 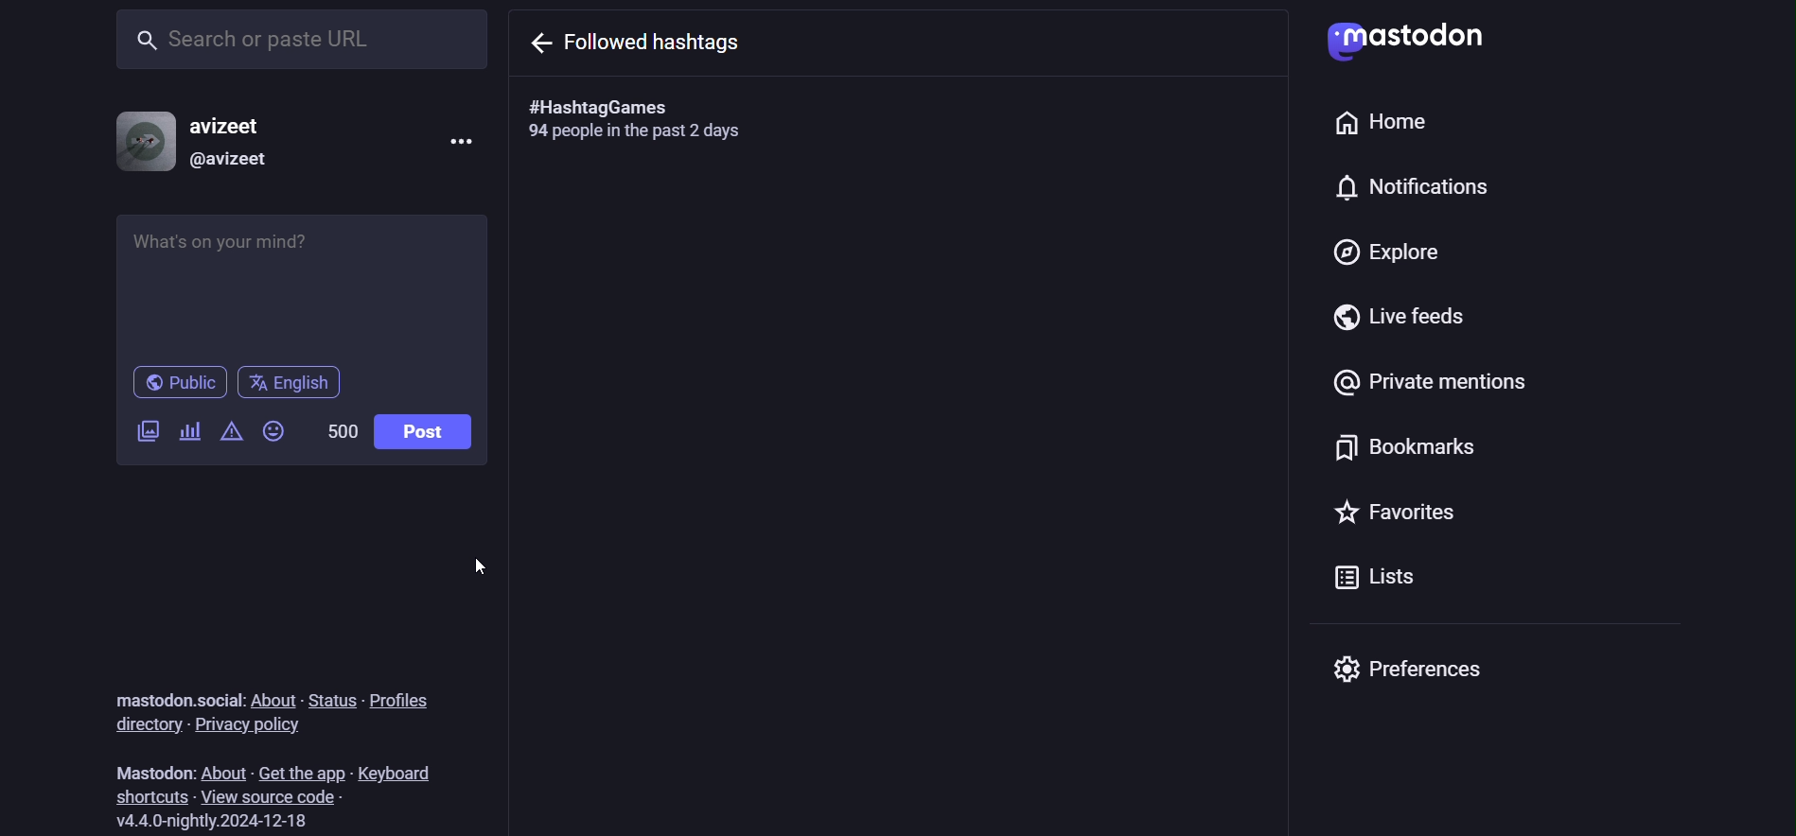 What do you see at coordinates (1379, 124) in the screenshot?
I see `home` at bounding box center [1379, 124].